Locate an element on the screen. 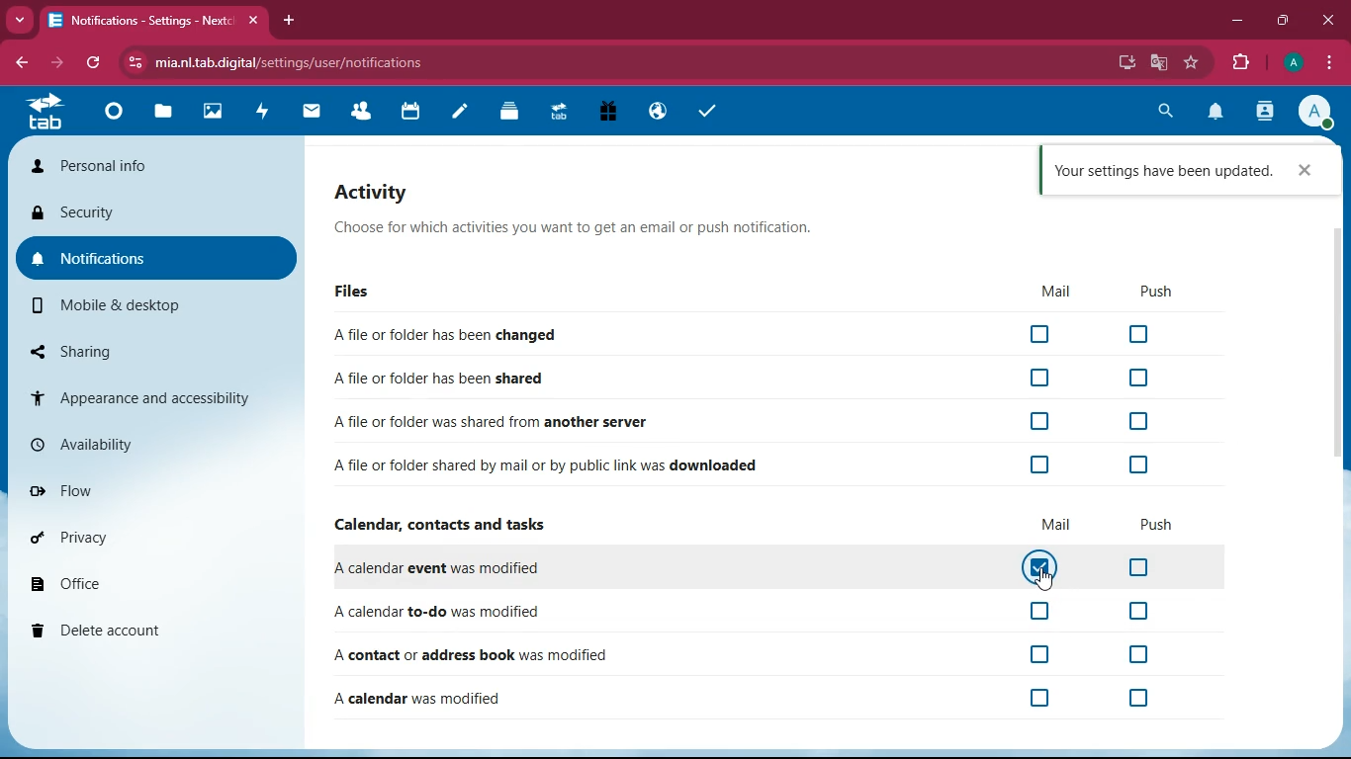  close is located at coordinates (1327, 22).